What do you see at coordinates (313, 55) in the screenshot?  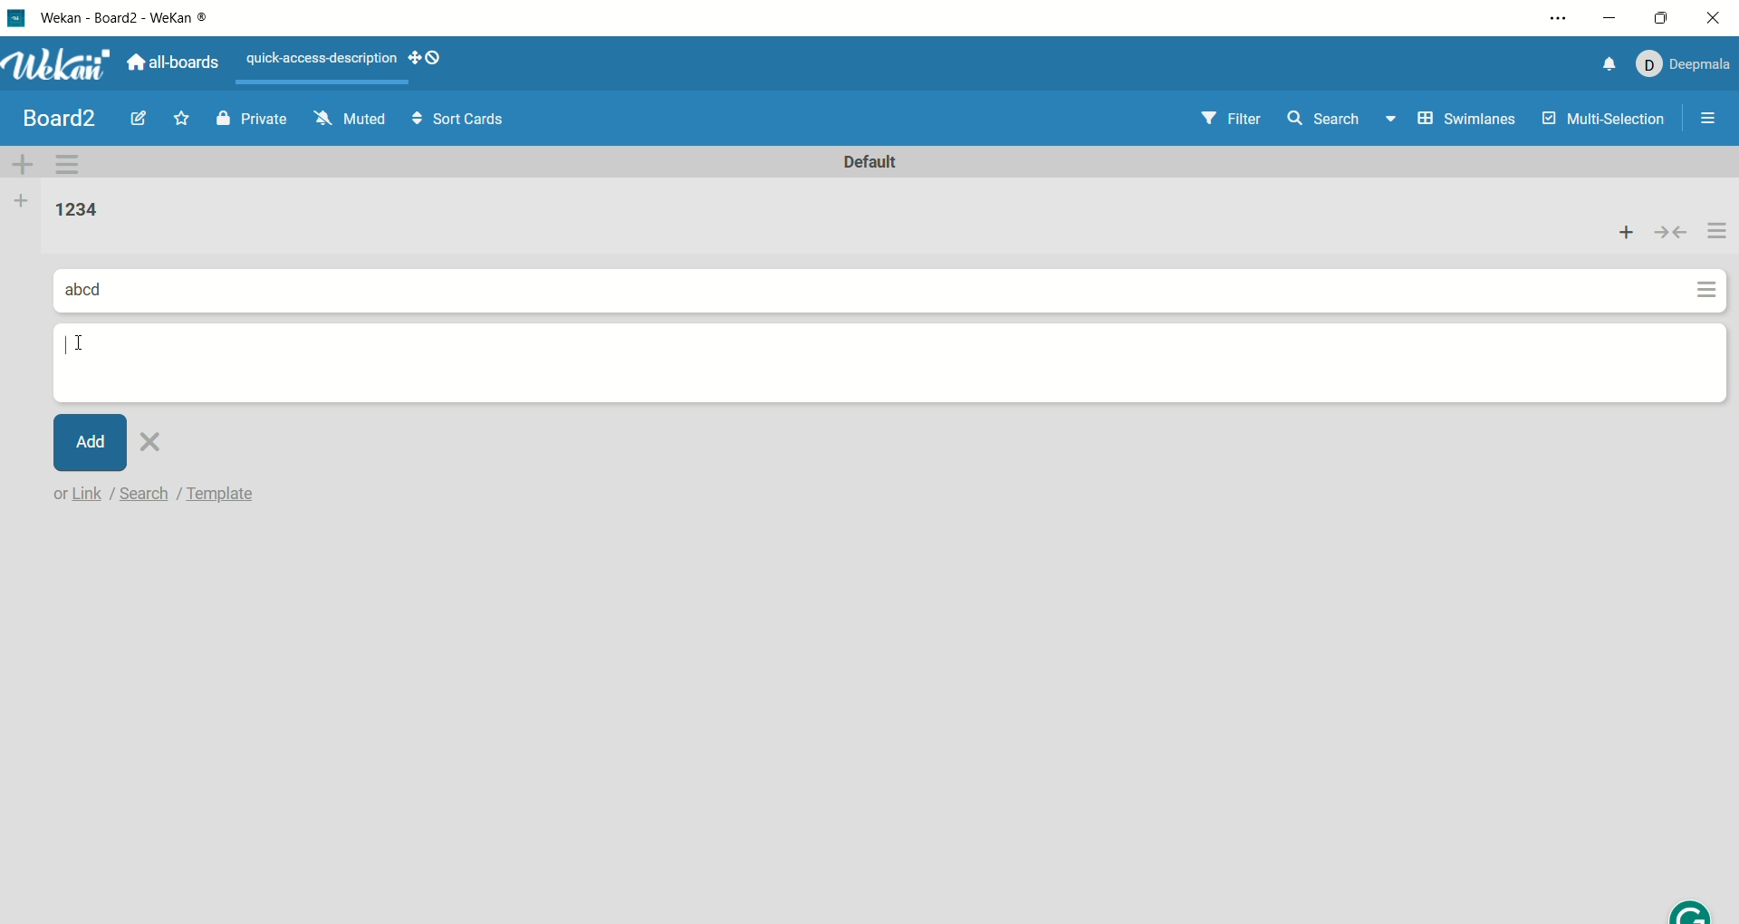 I see `text` at bounding box center [313, 55].